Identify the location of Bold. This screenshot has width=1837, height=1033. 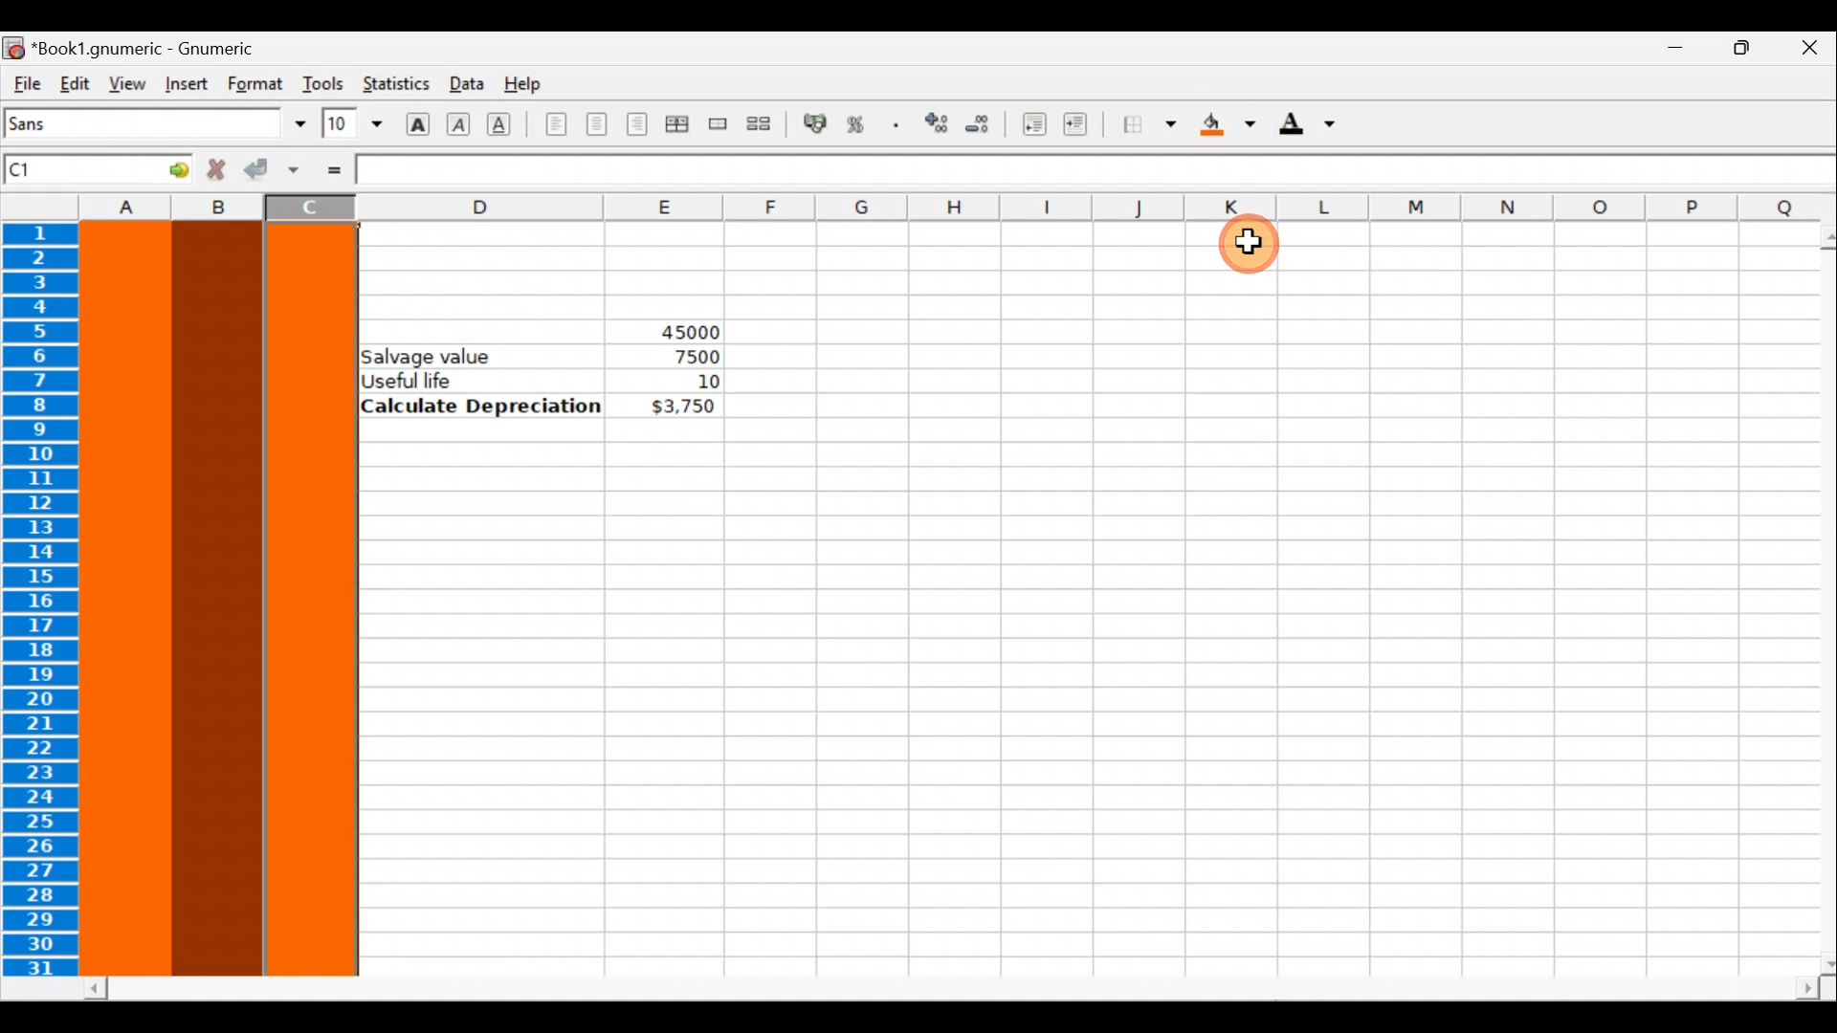
(417, 121).